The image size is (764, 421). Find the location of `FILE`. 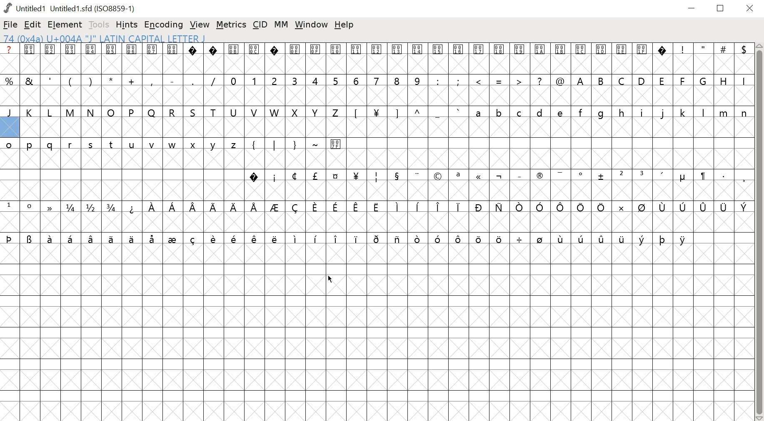

FILE is located at coordinates (10, 25).